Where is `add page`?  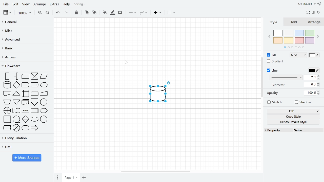
add page is located at coordinates (84, 177).